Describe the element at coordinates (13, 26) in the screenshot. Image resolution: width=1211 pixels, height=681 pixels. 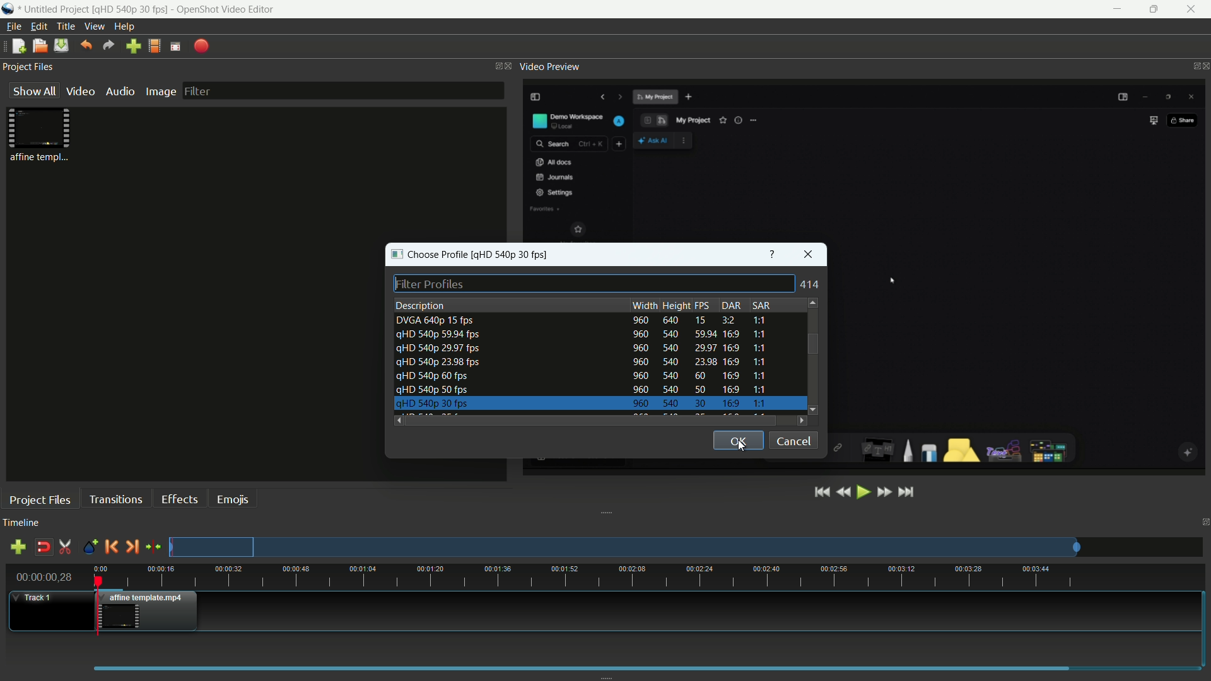
I see `file menu` at that location.